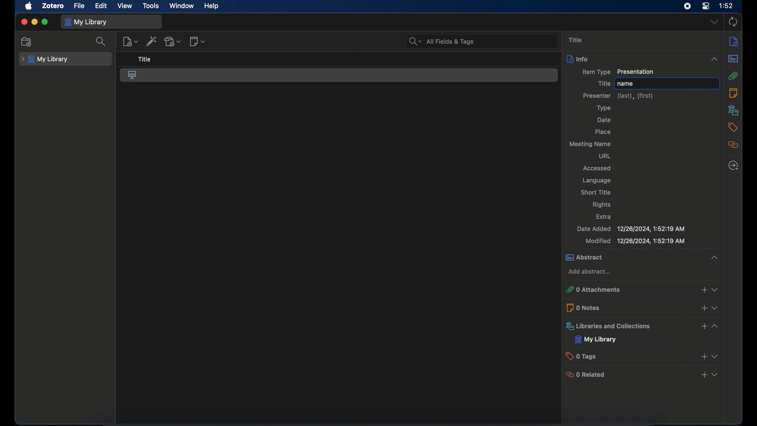 The height and width of the screenshot is (426, 757). What do you see at coordinates (733, 93) in the screenshot?
I see `notes` at bounding box center [733, 93].